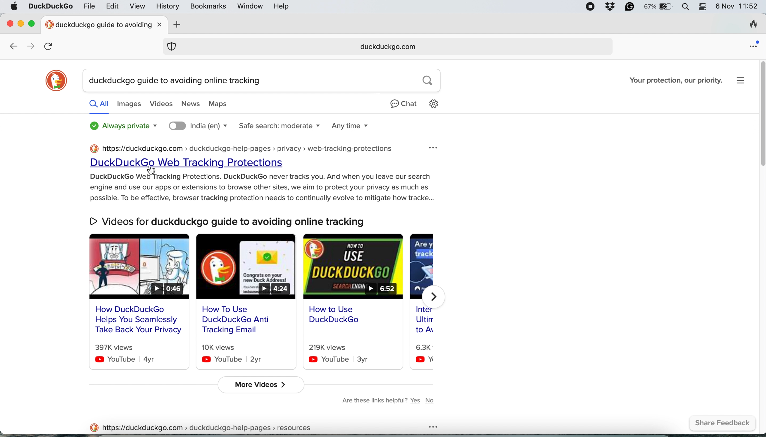 This screenshot has height=437, width=766. What do you see at coordinates (761, 114) in the screenshot?
I see `vertical scroll bar` at bounding box center [761, 114].